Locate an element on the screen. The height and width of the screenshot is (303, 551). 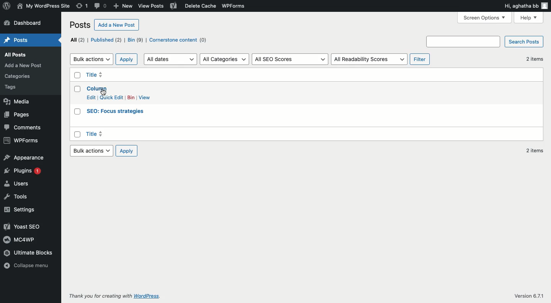
Categories is located at coordinates (28, 77).